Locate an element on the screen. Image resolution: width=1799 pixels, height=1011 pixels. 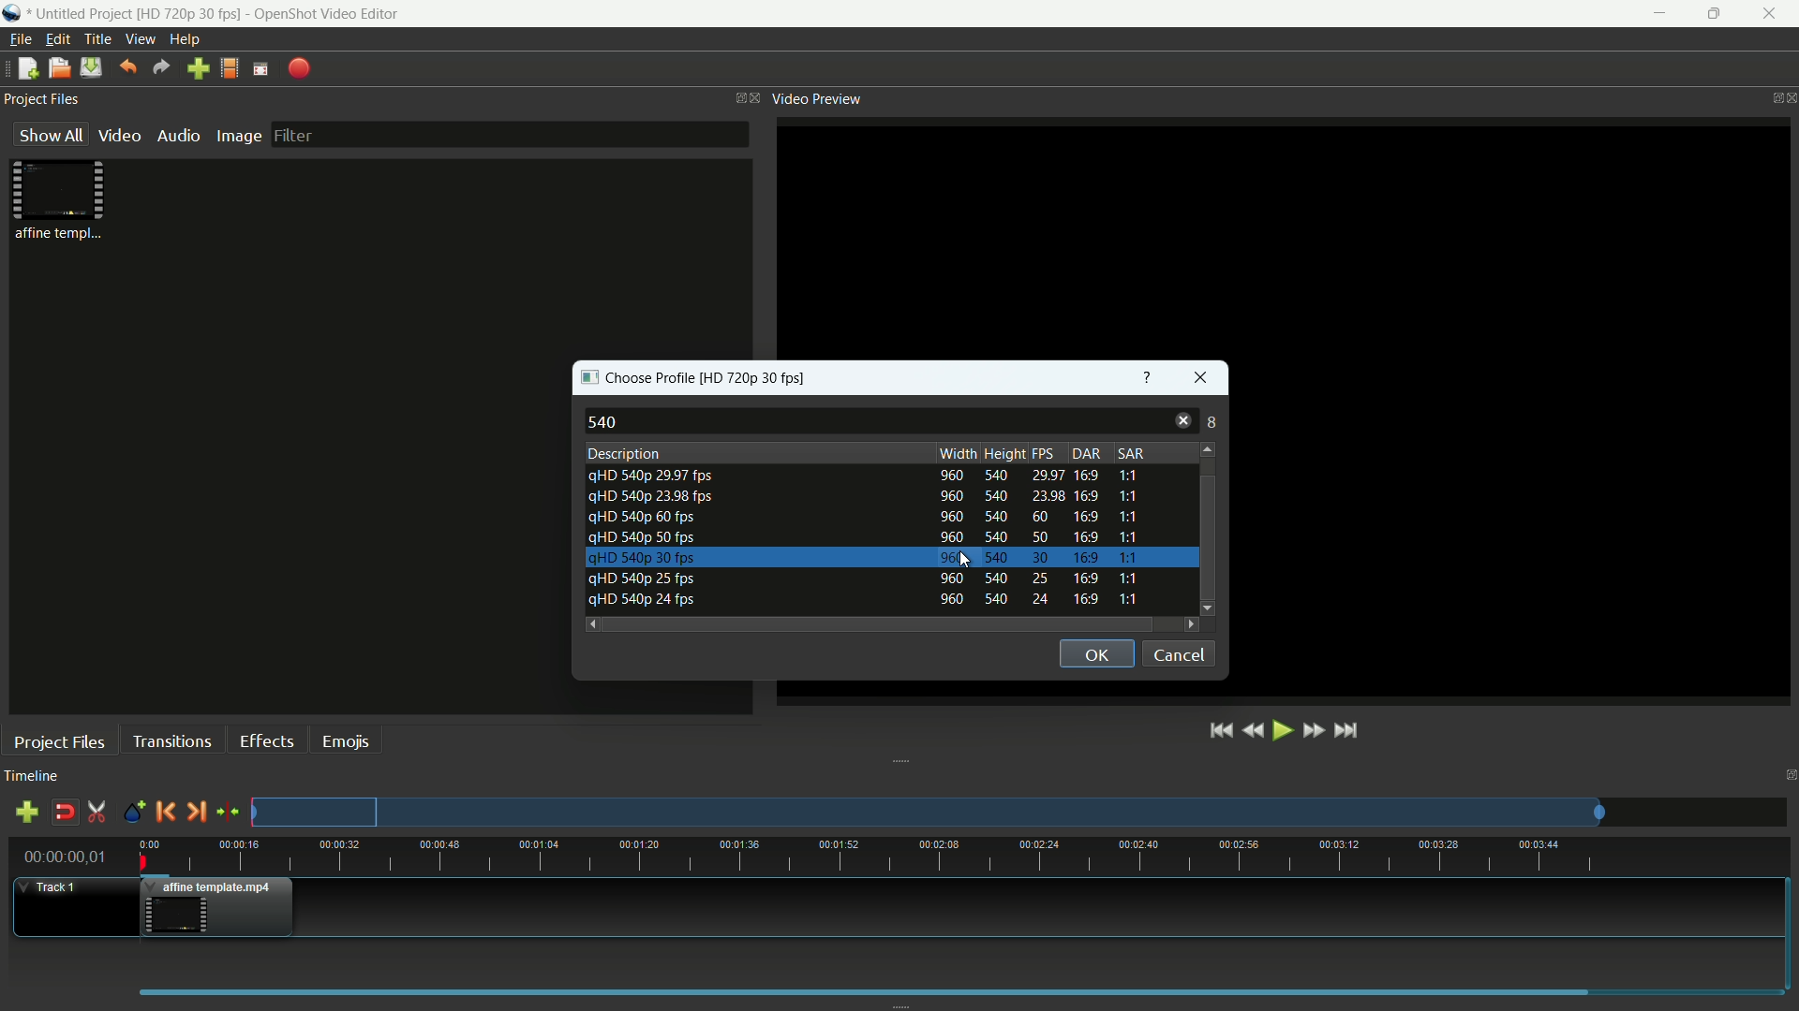
close window is located at coordinates (1201, 380).